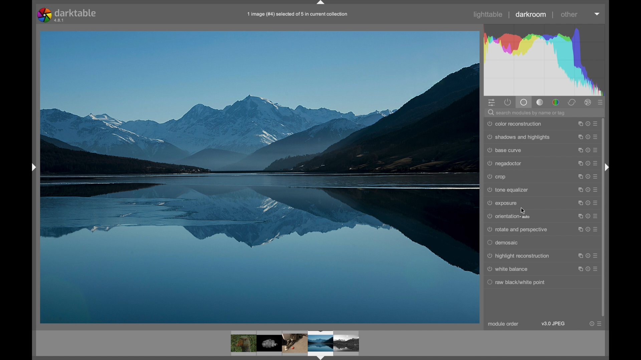  Describe the element at coordinates (504, 243) in the screenshot. I see `demosaic` at that location.